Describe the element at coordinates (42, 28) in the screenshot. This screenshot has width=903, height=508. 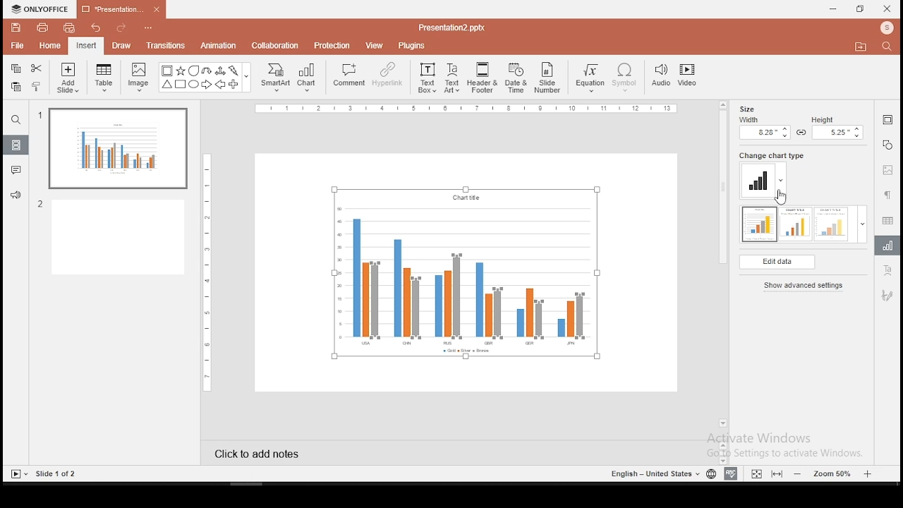
I see `print file` at that location.